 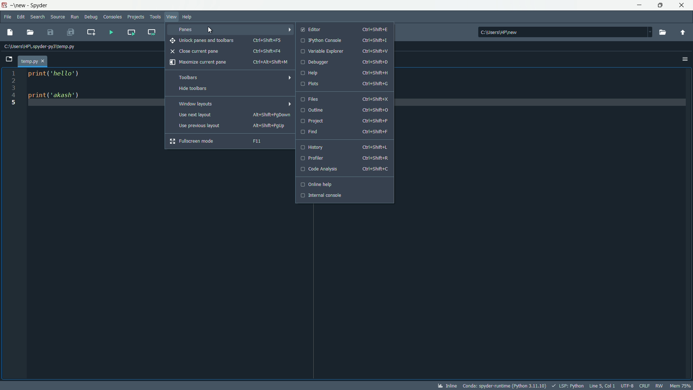 I want to click on help, so click(x=345, y=73).